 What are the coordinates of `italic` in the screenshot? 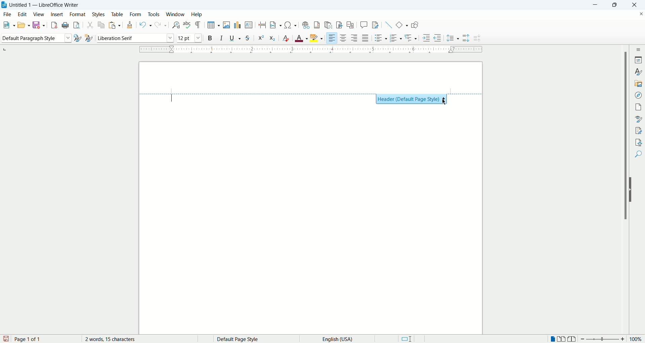 It's located at (220, 38).